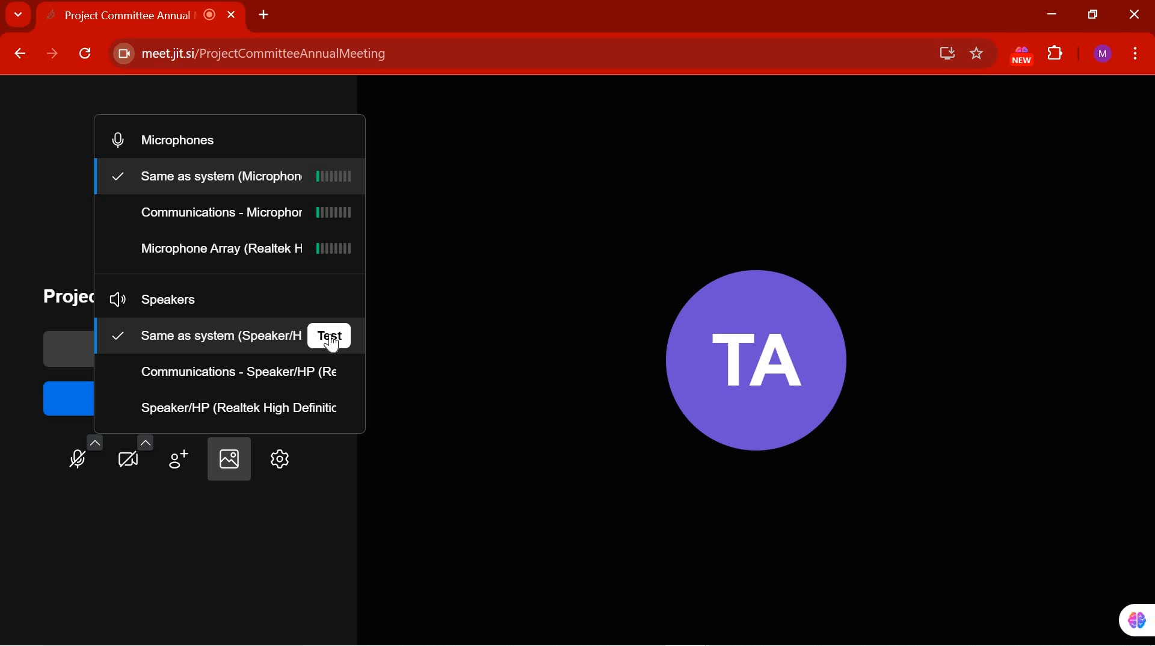  I want to click on same as system microphone, so click(233, 177).